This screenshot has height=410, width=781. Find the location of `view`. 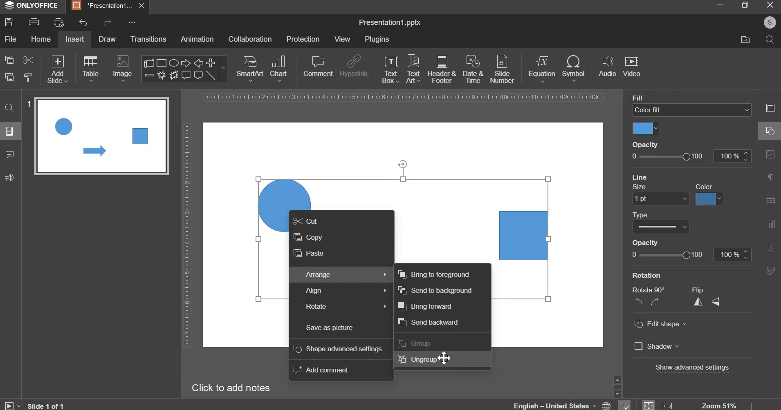

view is located at coordinates (342, 39).